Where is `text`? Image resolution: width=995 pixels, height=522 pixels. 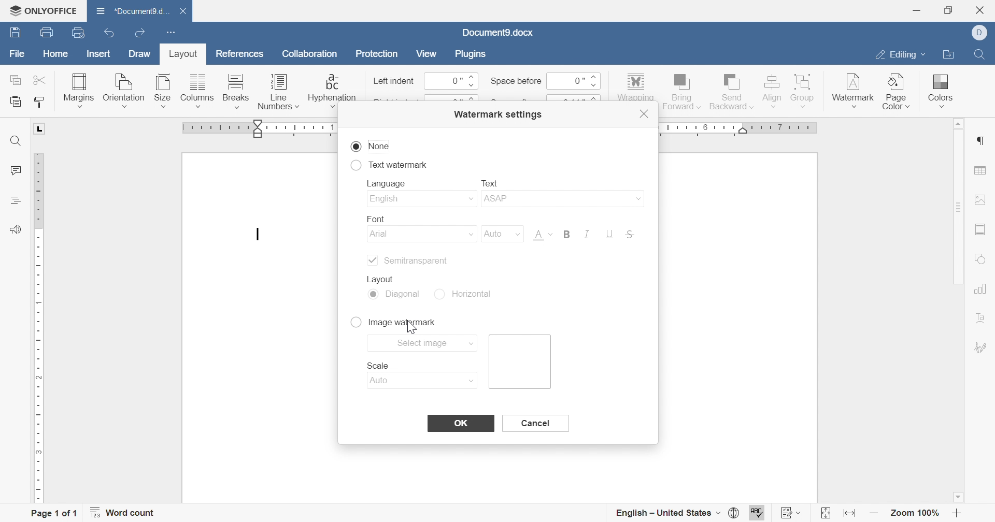 text is located at coordinates (490, 182).